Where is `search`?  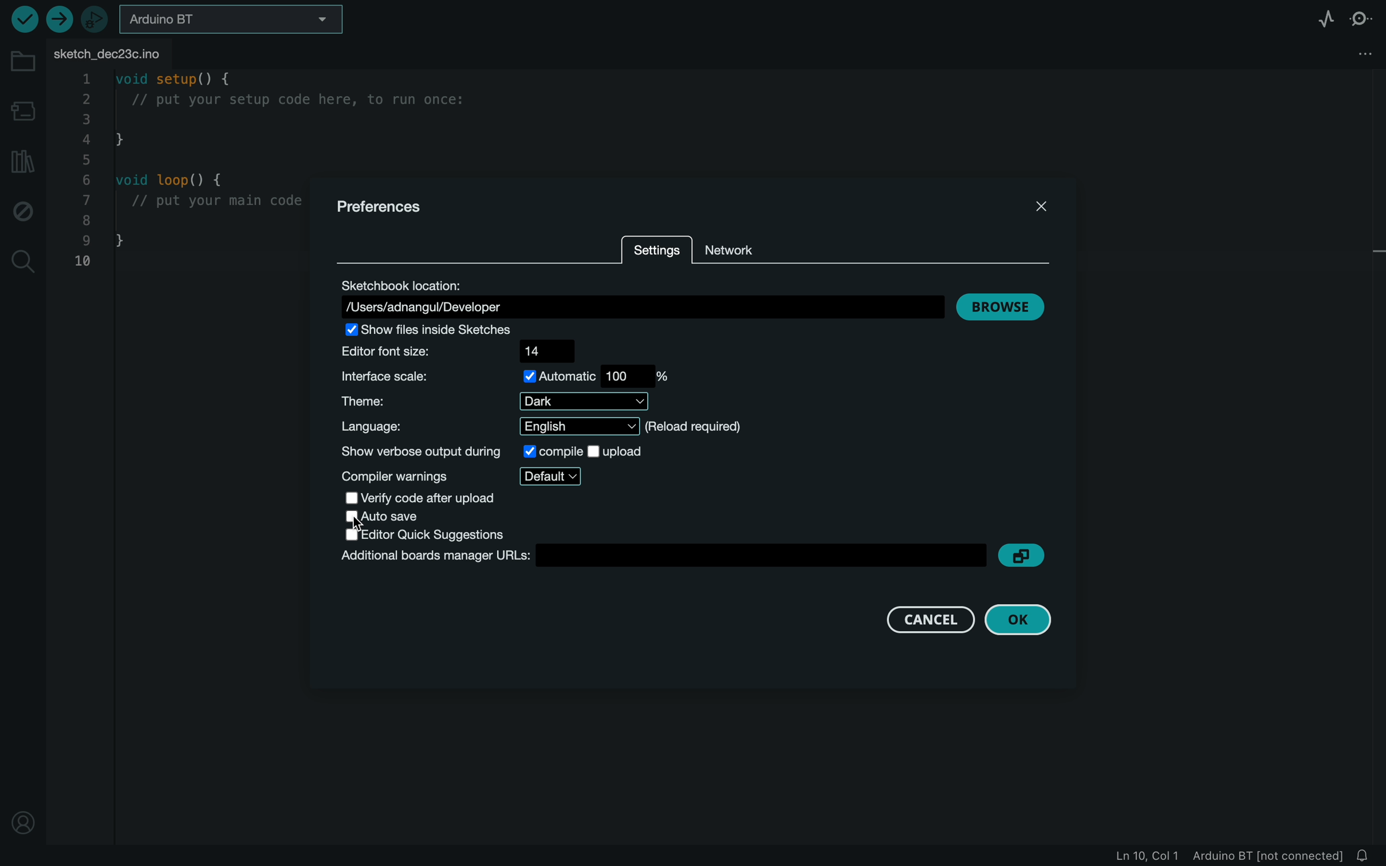
search is located at coordinates (25, 260).